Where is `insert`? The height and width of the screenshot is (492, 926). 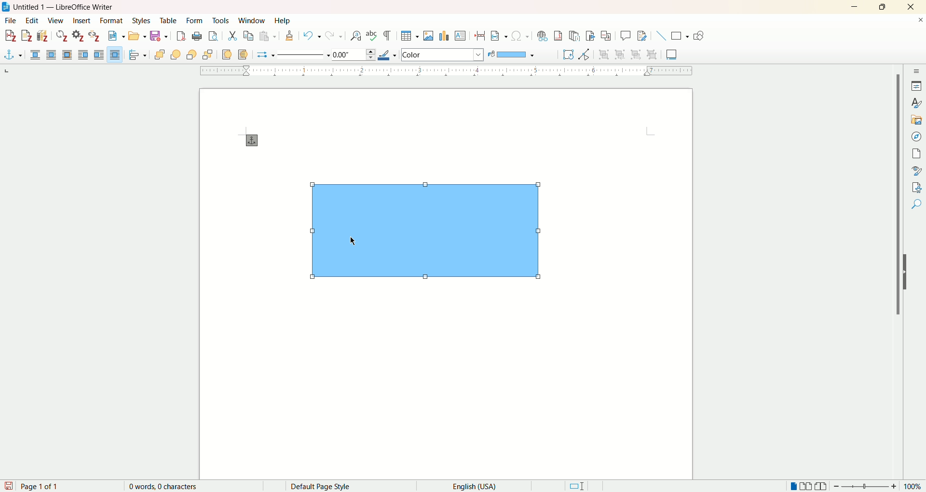 insert is located at coordinates (83, 21).